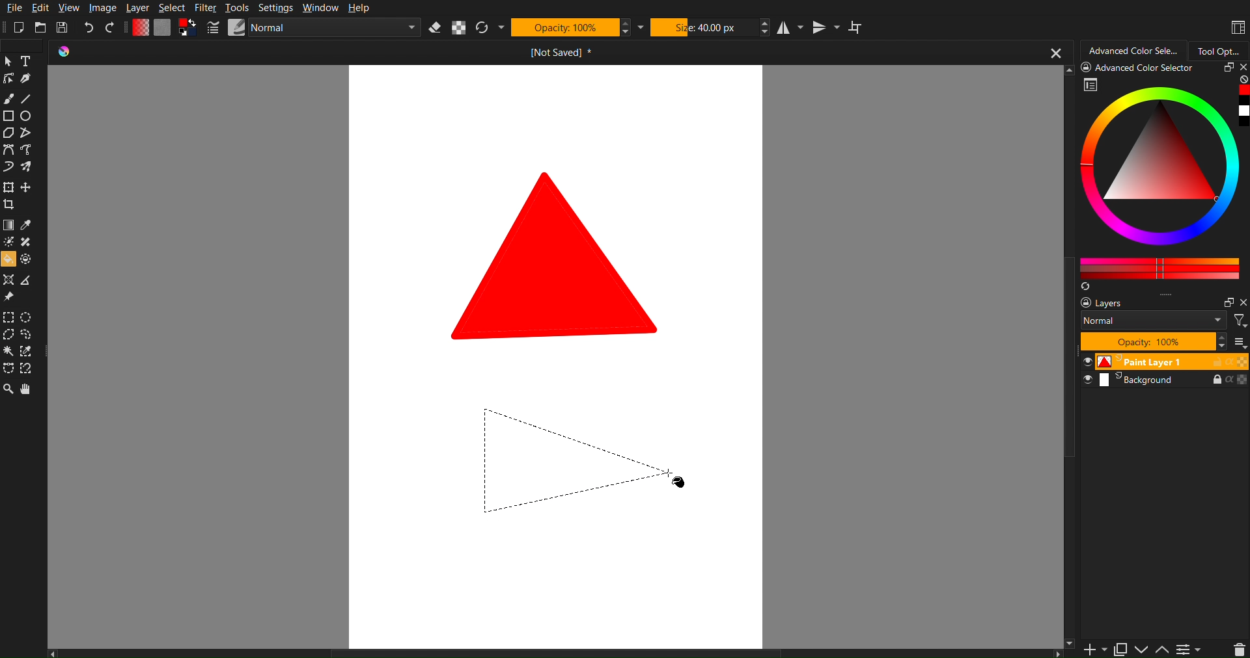 The width and height of the screenshot is (1250, 658). What do you see at coordinates (480, 28) in the screenshot?
I see `Refresh` at bounding box center [480, 28].